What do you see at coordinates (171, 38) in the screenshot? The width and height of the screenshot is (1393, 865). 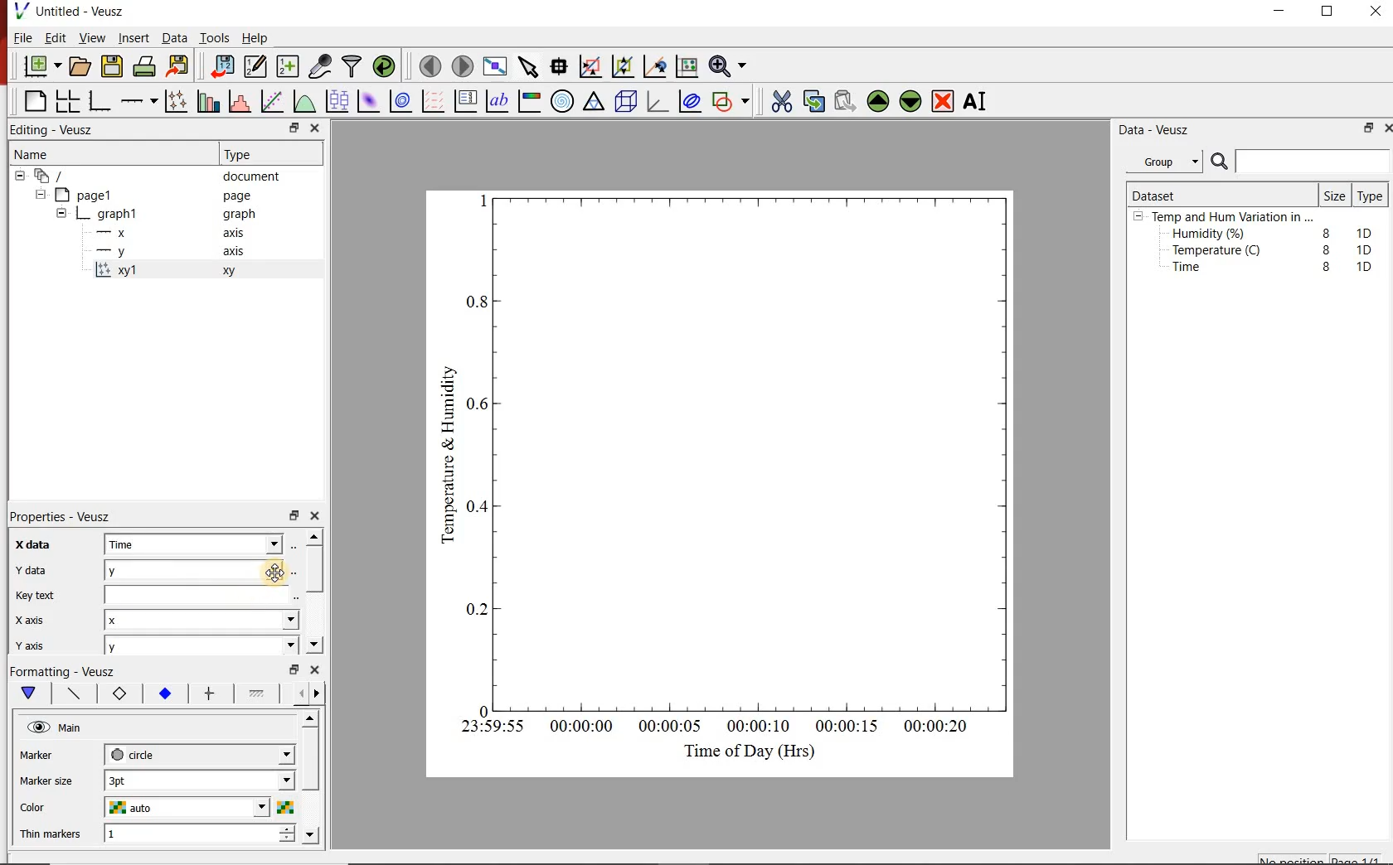 I see `Data` at bounding box center [171, 38].